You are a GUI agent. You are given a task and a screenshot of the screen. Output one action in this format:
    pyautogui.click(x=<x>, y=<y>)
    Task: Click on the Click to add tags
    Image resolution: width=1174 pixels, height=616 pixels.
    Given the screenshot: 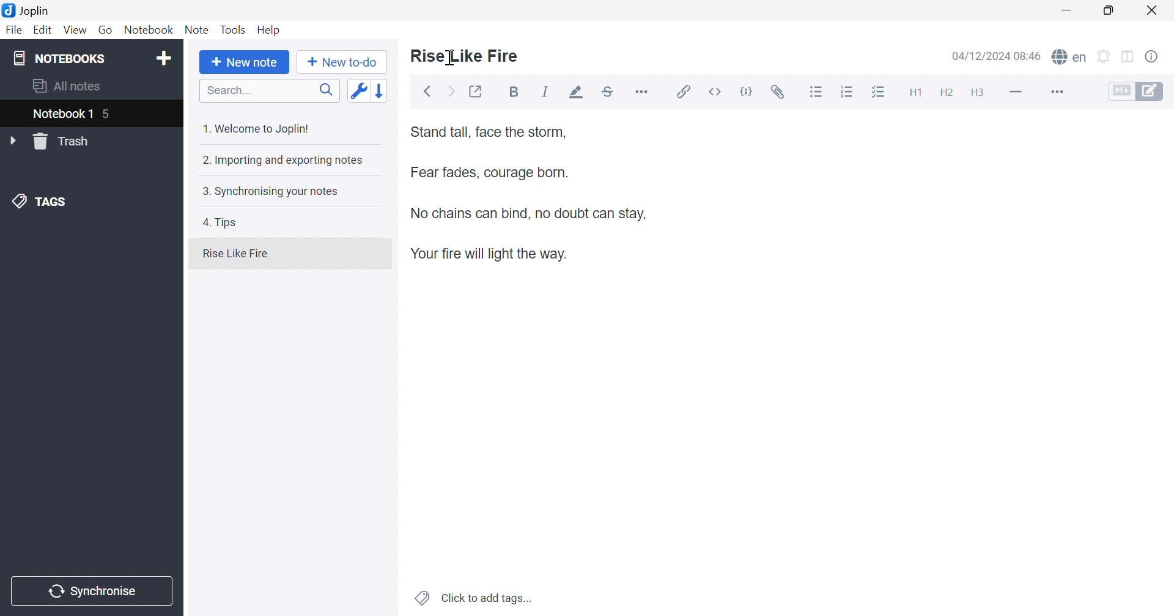 What is the action you would take?
    pyautogui.click(x=470, y=597)
    